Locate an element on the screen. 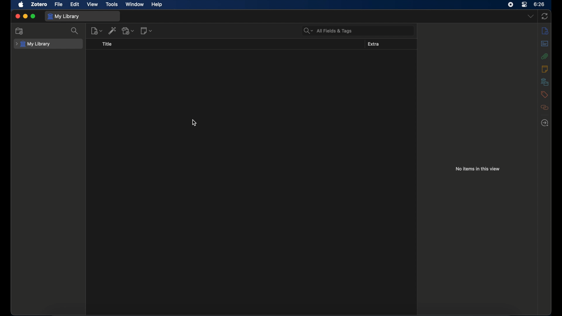 This screenshot has width=562, height=316. libraries is located at coordinates (544, 82).